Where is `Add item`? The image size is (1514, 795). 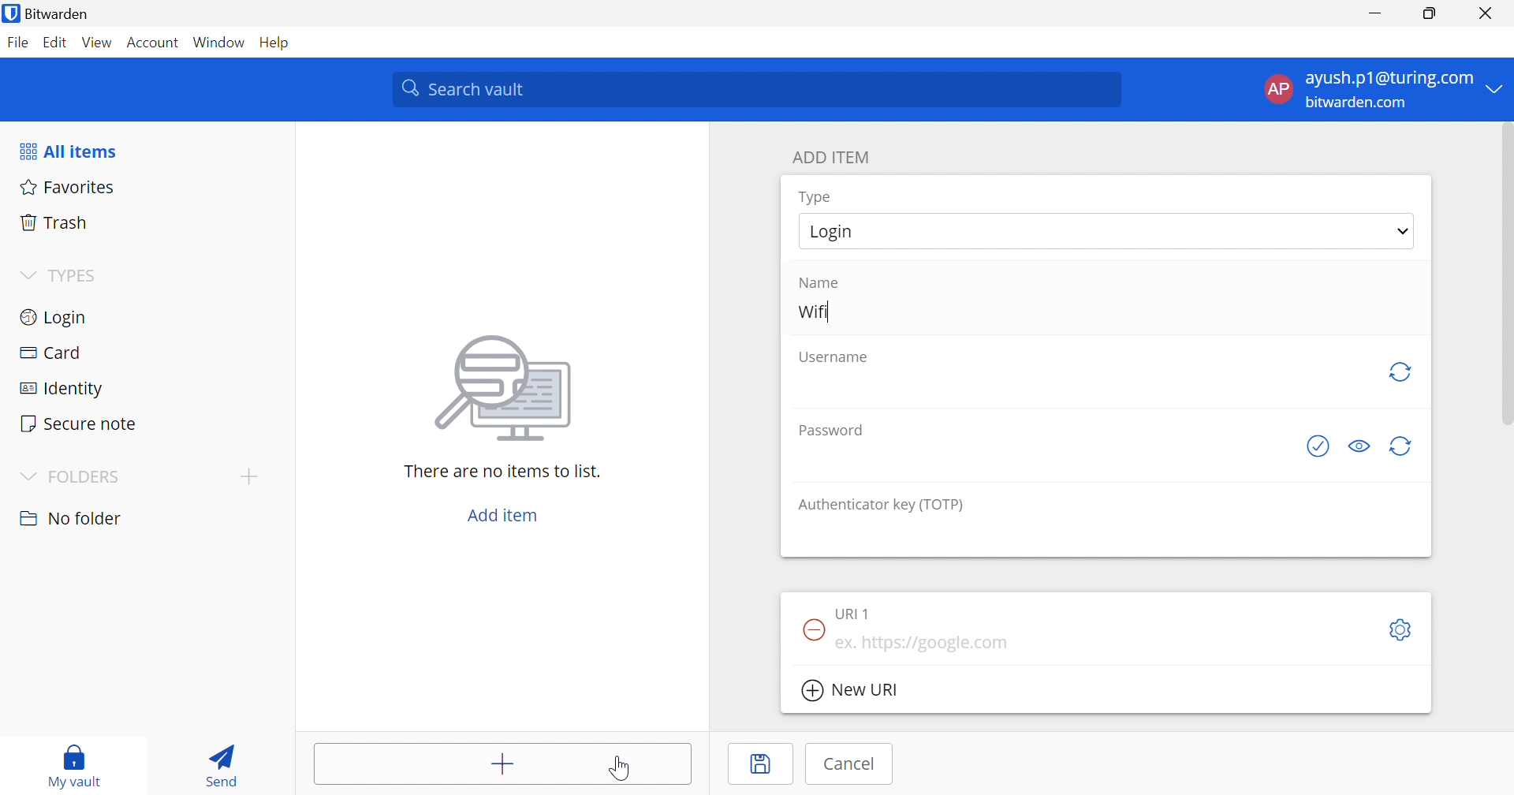 Add item is located at coordinates (503, 515).